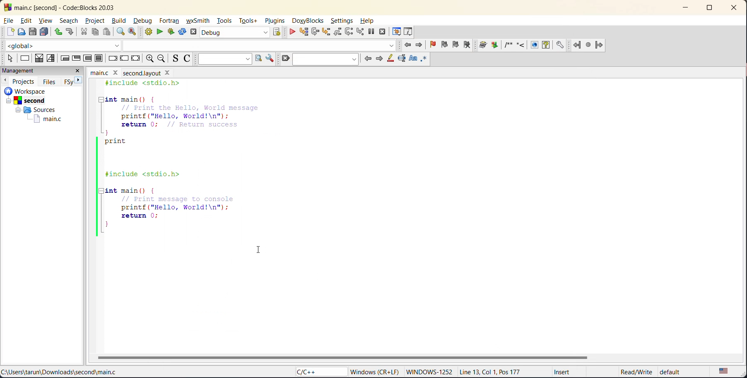 Image resolution: width=747 pixels, height=378 pixels. Describe the element at coordinates (259, 251) in the screenshot. I see `cursor` at that location.